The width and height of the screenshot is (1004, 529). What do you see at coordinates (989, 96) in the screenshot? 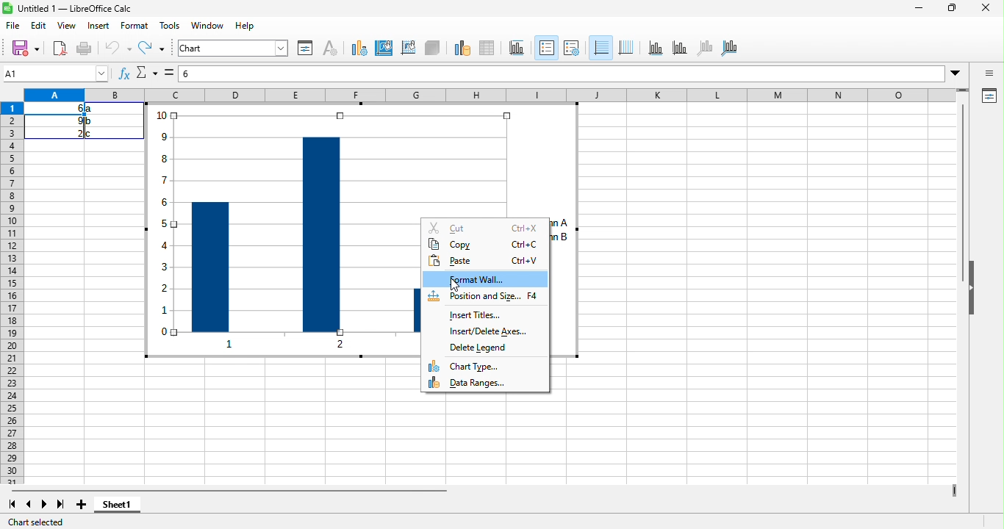
I see `properties` at bounding box center [989, 96].